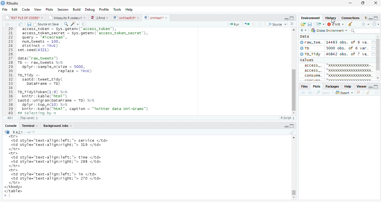  I want to click on Build, so click(76, 9).